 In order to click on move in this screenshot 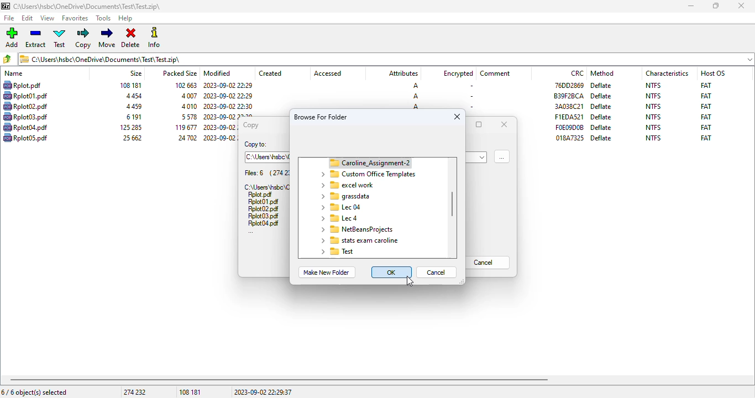, I will do `click(107, 38)`.